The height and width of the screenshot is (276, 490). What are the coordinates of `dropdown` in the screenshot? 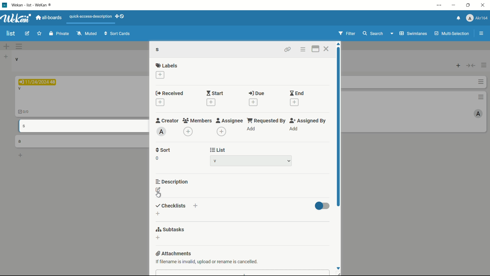 It's located at (289, 161).